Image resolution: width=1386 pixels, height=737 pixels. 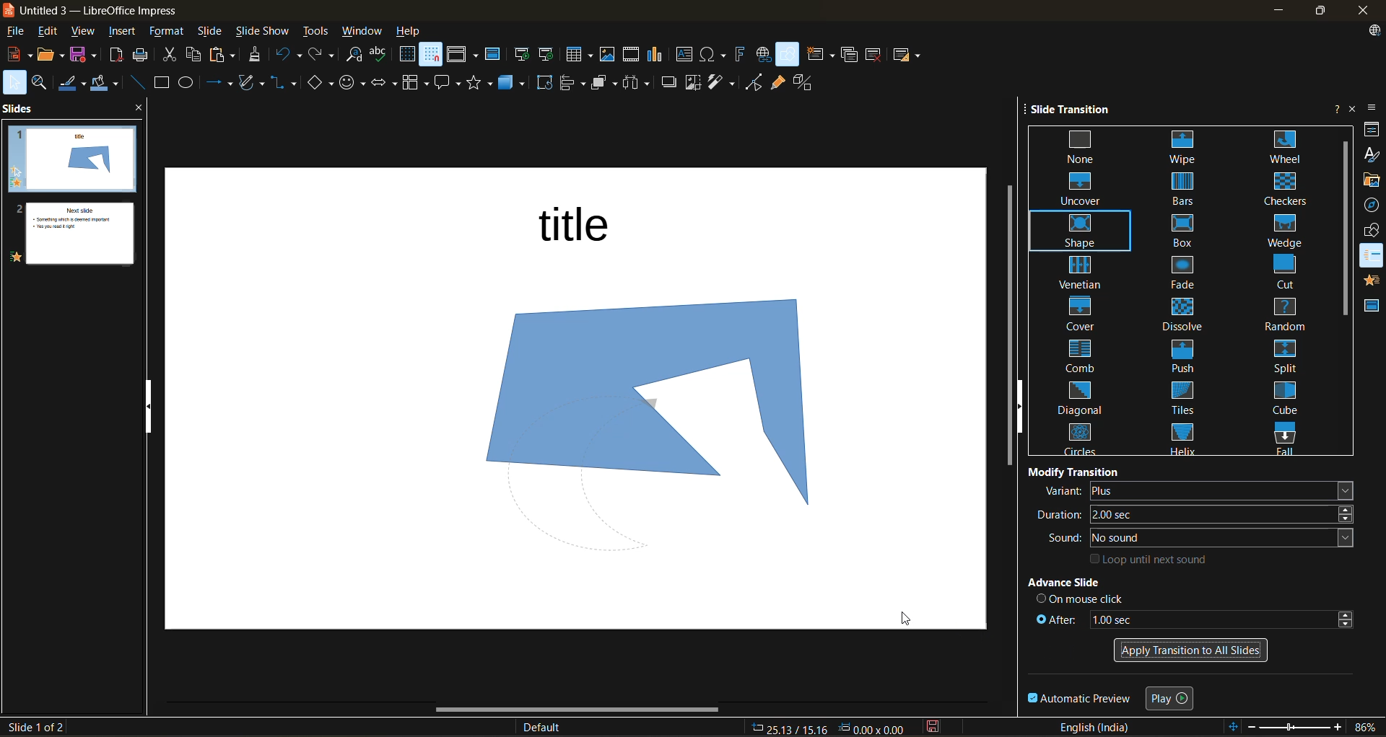 What do you see at coordinates (669, 84) in the screenshot?
I see `shadow` at bounding box center [669, 84].